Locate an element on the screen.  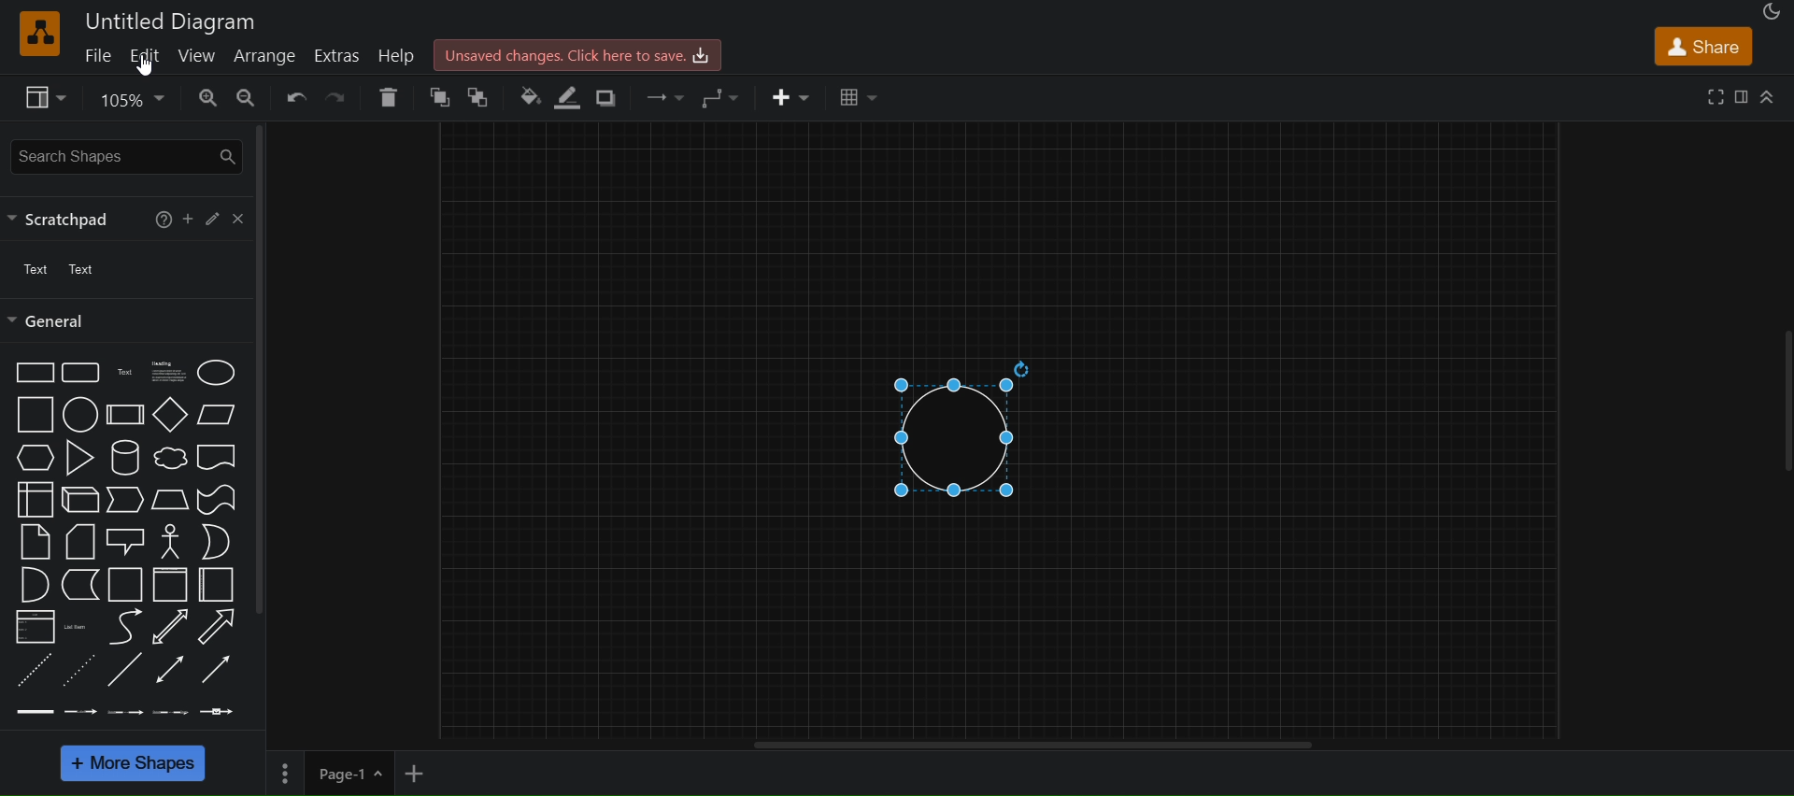
appearance is located at coordinates (1770, 13).